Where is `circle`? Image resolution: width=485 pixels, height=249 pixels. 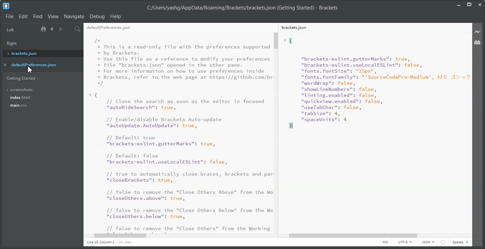 circle is located at coordinates (445, 243).